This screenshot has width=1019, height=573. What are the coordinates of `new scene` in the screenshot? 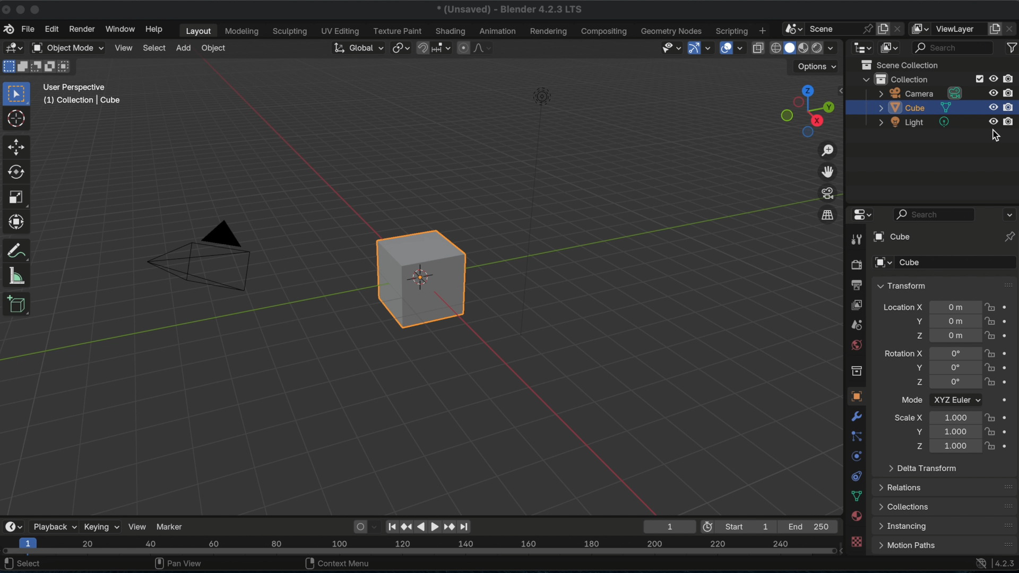 It's located at (885, 30).